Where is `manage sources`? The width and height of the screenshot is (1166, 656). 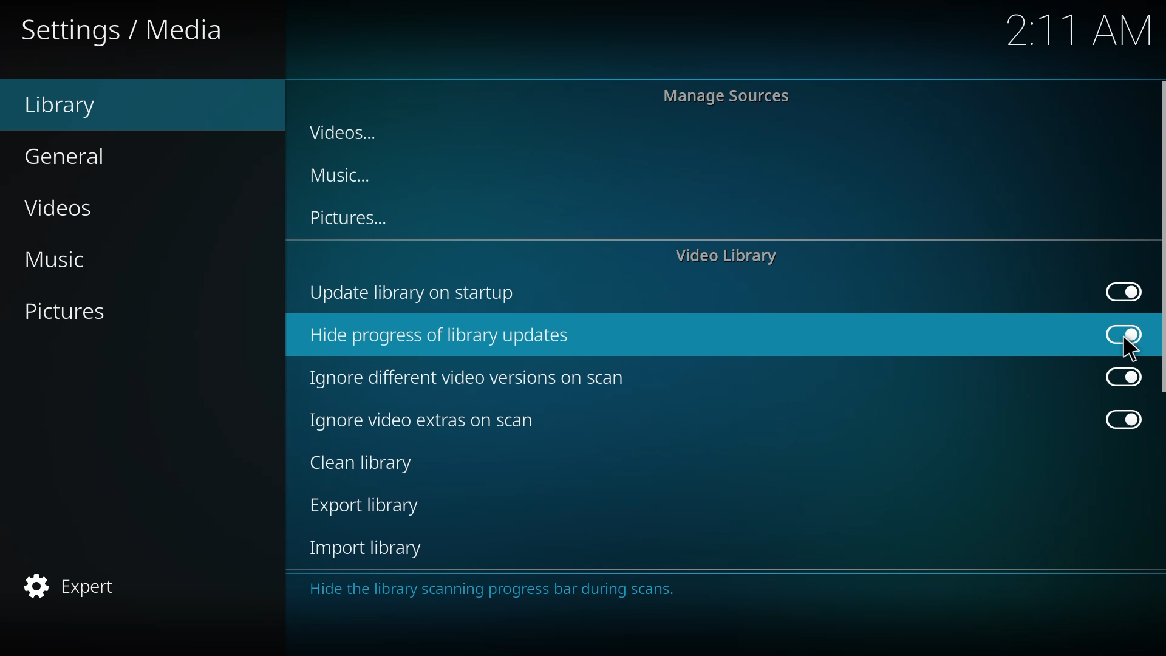
manage sources is located at coordinates (731, 96).